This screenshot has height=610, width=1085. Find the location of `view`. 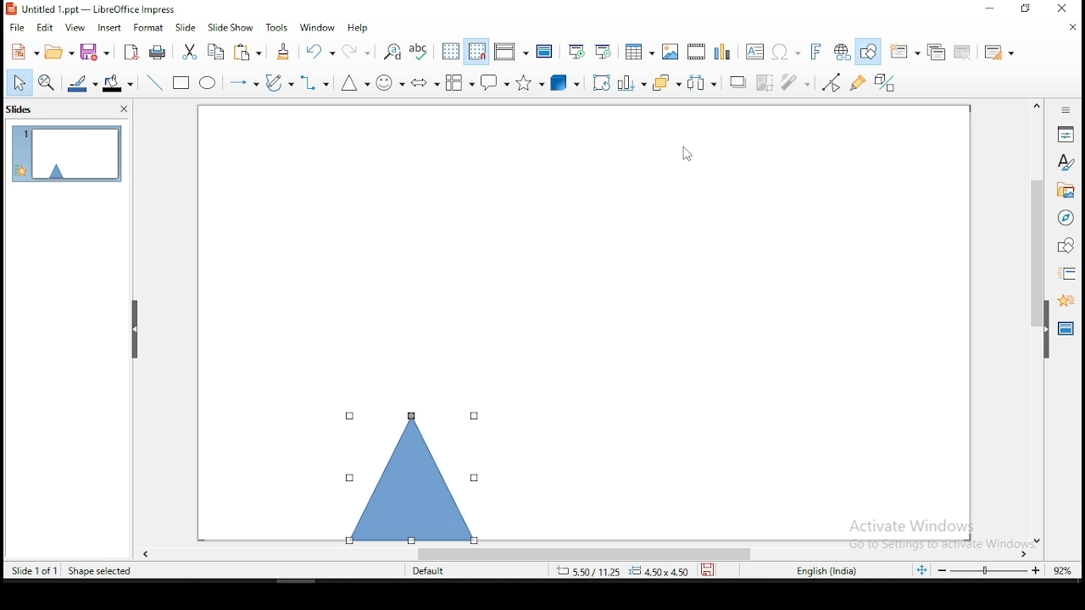

view is located at coordinates (77, 29).